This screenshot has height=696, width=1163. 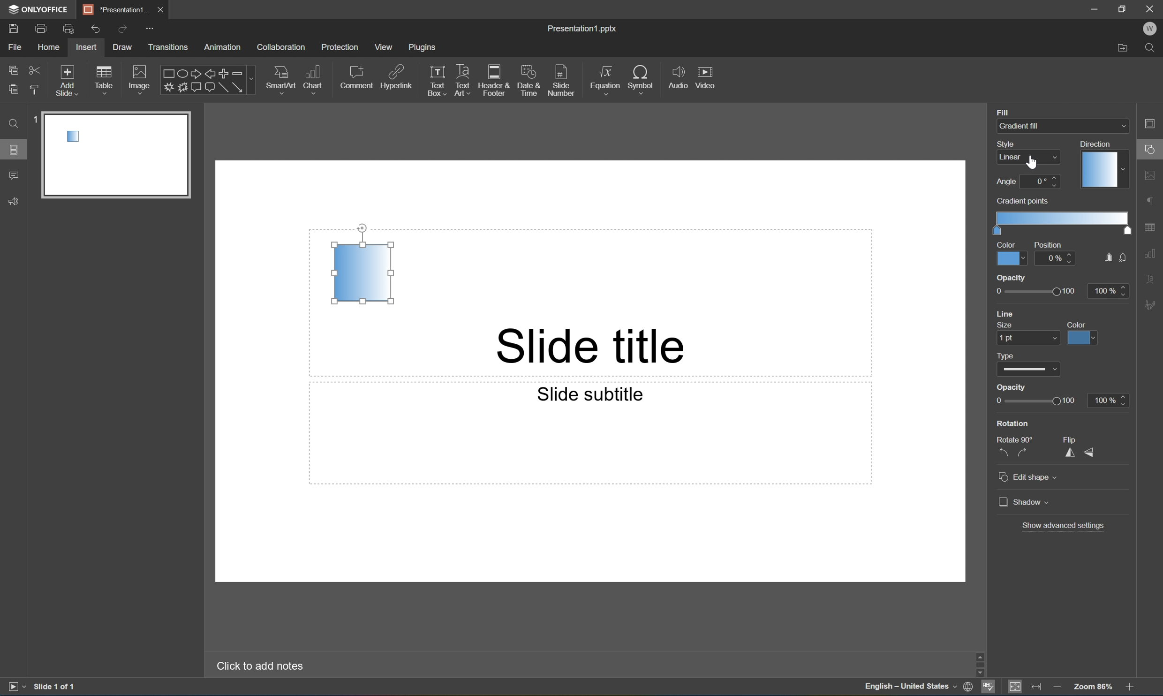 I want to click on Table settings, so click(x=1152, y=227).